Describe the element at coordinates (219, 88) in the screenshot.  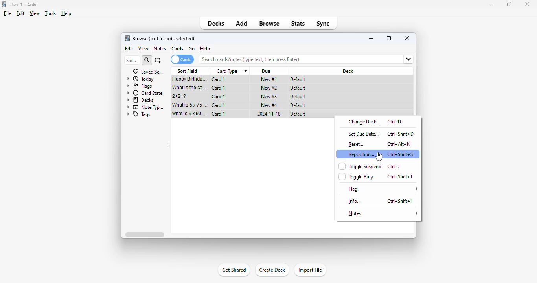
I see `card 1` at that location.